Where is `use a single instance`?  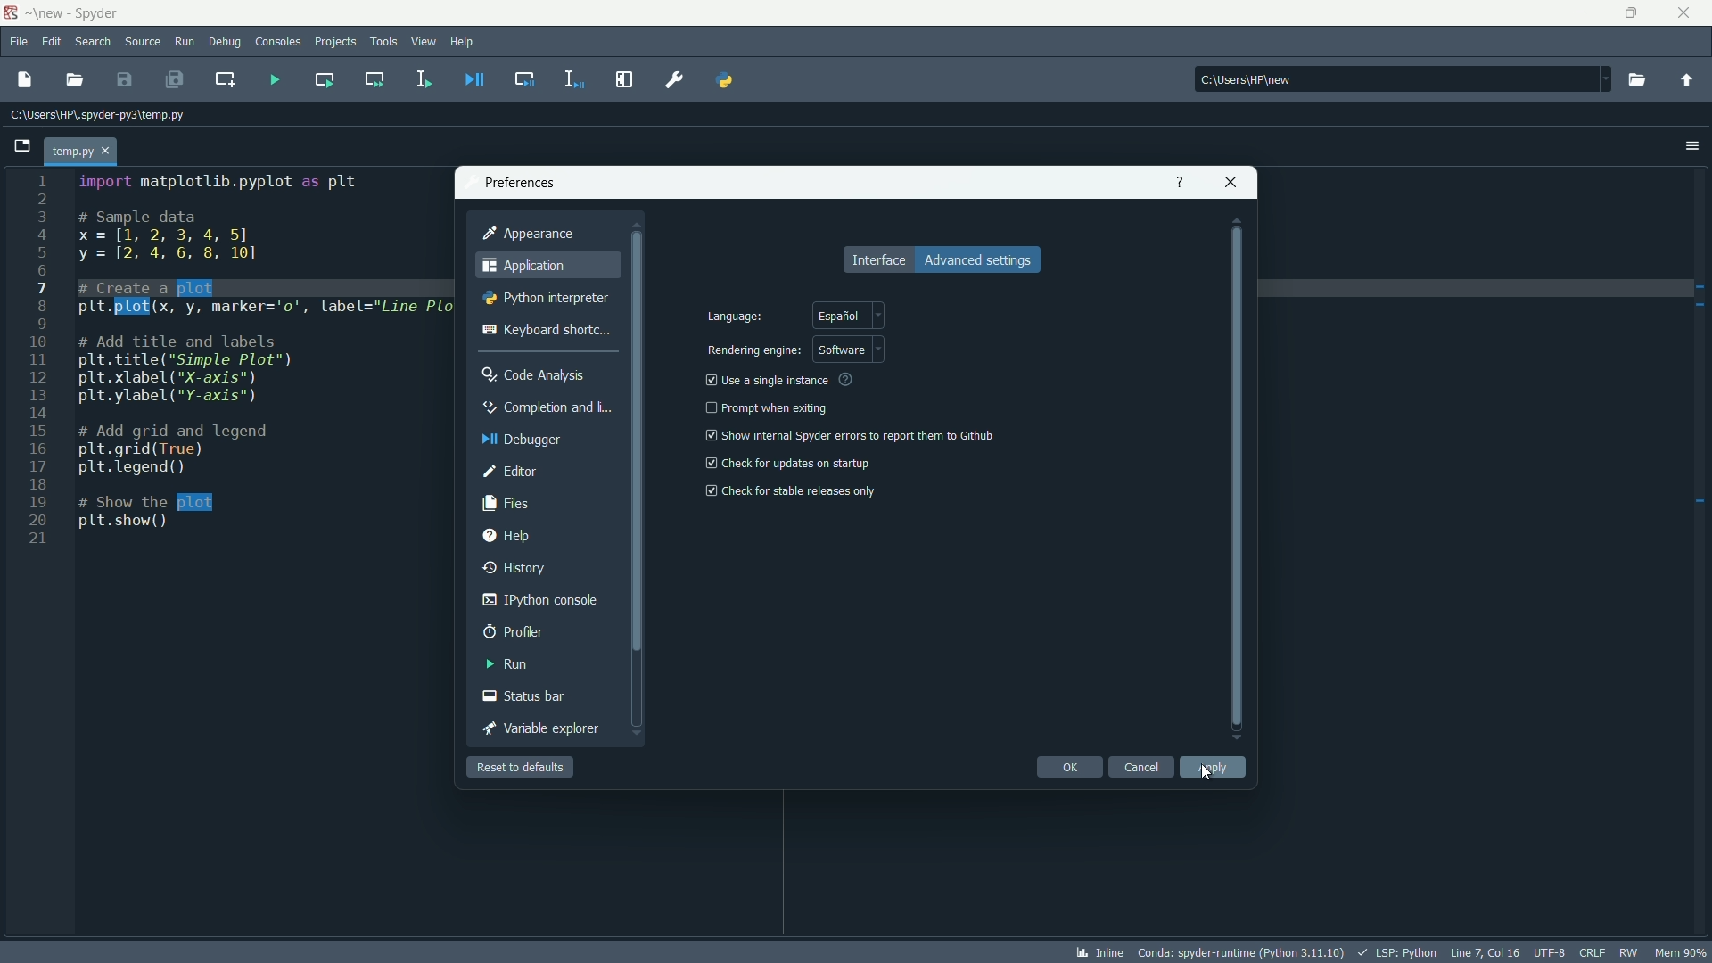 use a single instance is located at coordinates (777, 380).